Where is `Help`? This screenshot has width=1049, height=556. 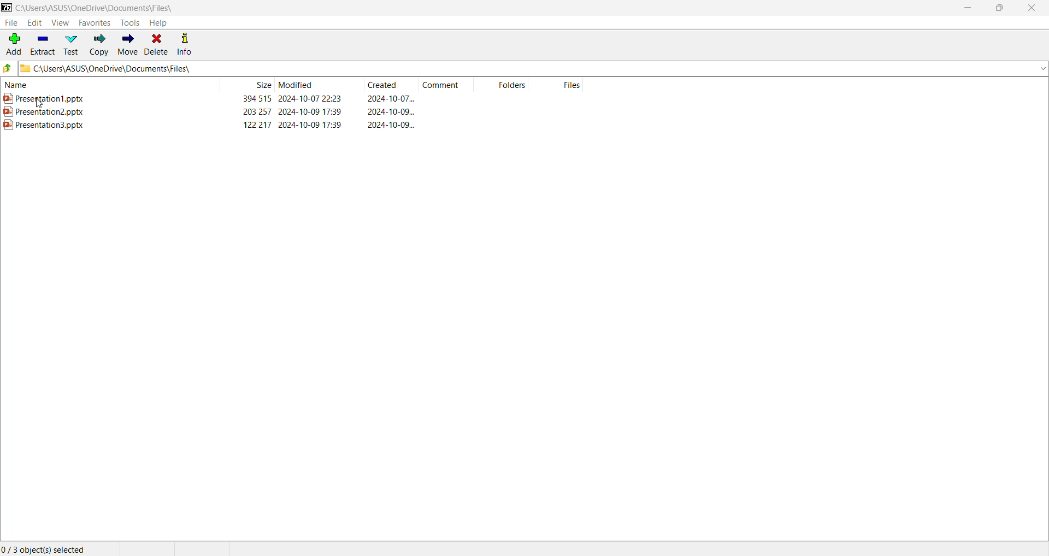
Help is located at coordinates (158, 23).